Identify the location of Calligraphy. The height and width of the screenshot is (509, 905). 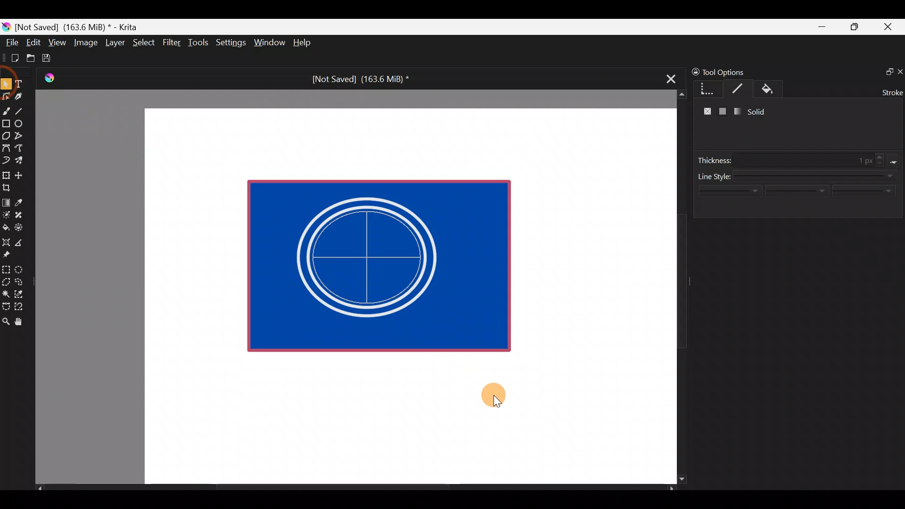
(25, 98).